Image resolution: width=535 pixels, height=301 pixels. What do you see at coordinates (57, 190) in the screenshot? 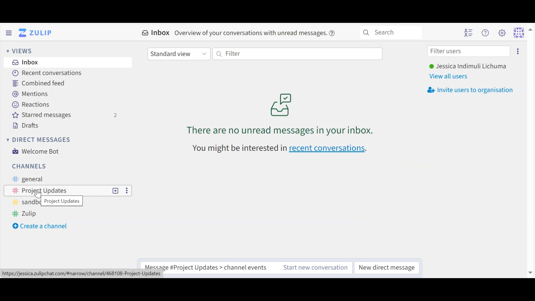
I see `Channel` at bounding box center [57, 190].